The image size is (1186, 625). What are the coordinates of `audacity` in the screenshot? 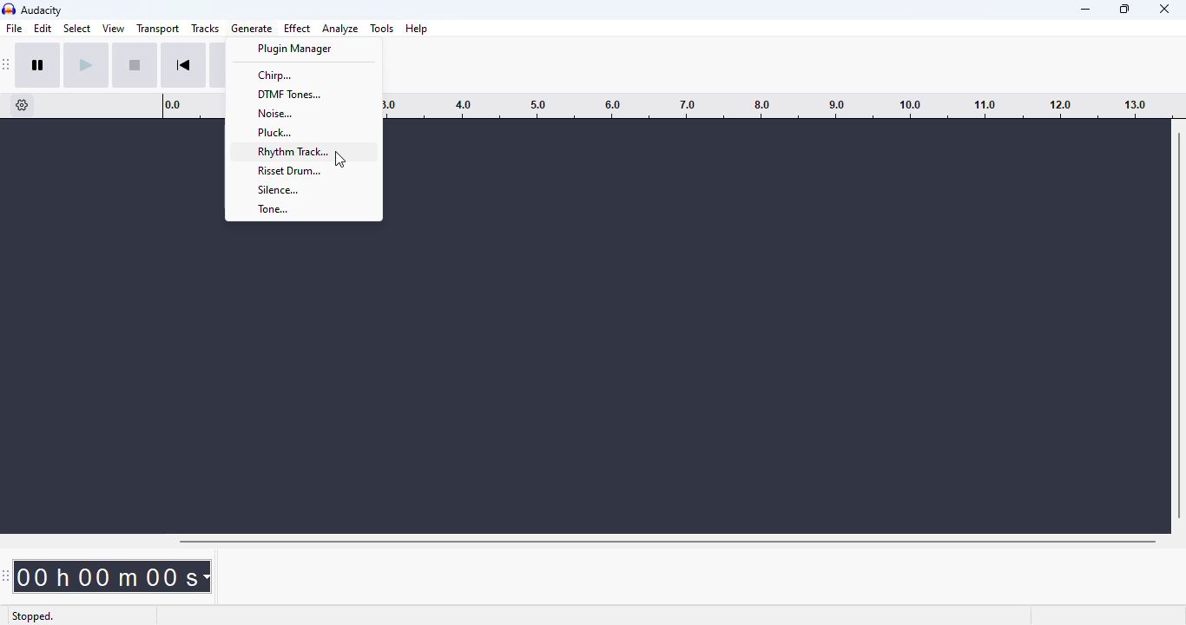 It's located at (43, 10).